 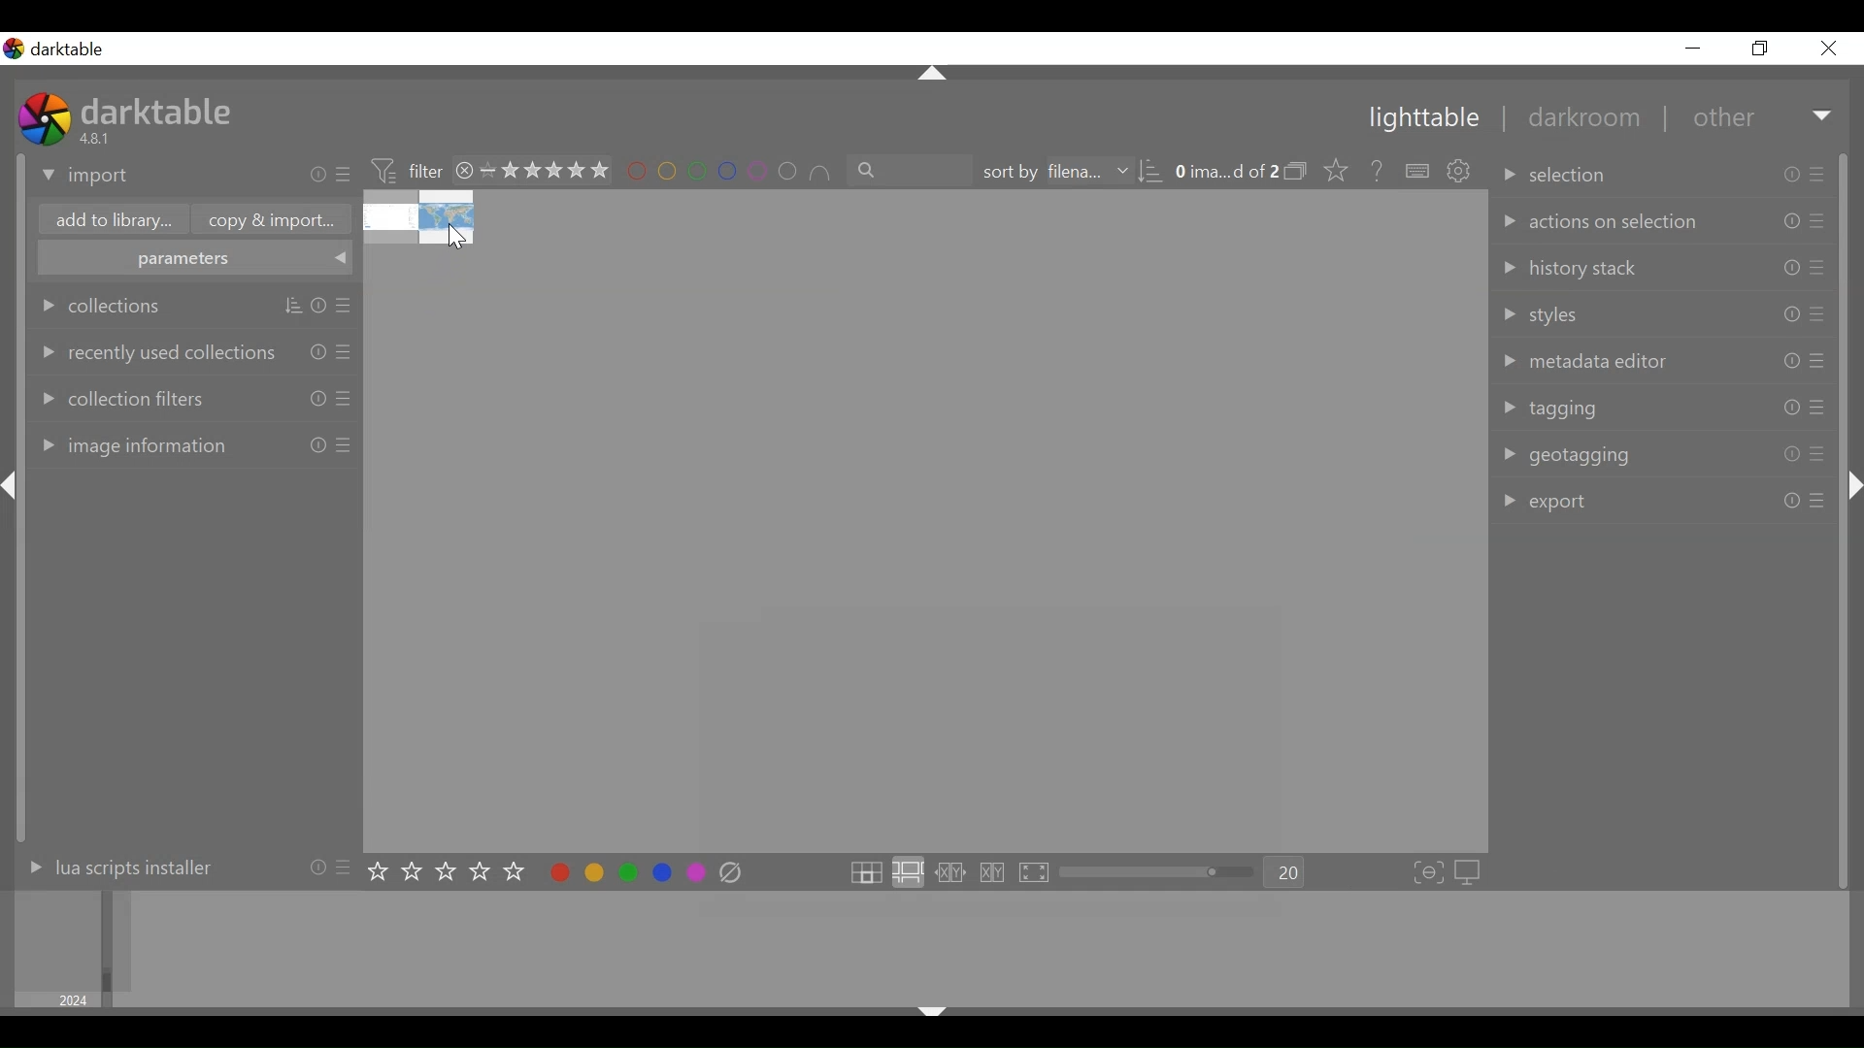 I want to click on define shortcuts, so click(x=1418, y=172).